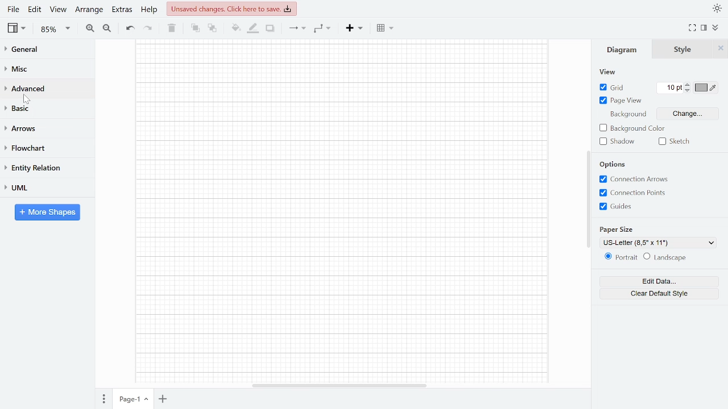 Image resolution: width=728 pixels, height=409 pixels. Describe the element at coordinates (706, 87) in the screenshot. I see `Grid color` at that location.